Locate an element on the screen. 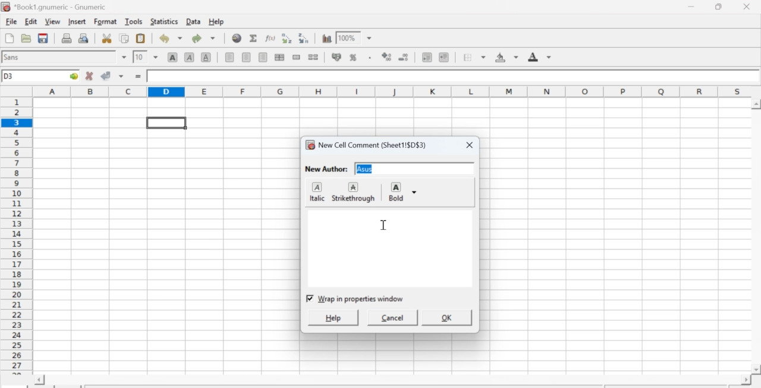  Accept change is located at coordinates (105, 76).